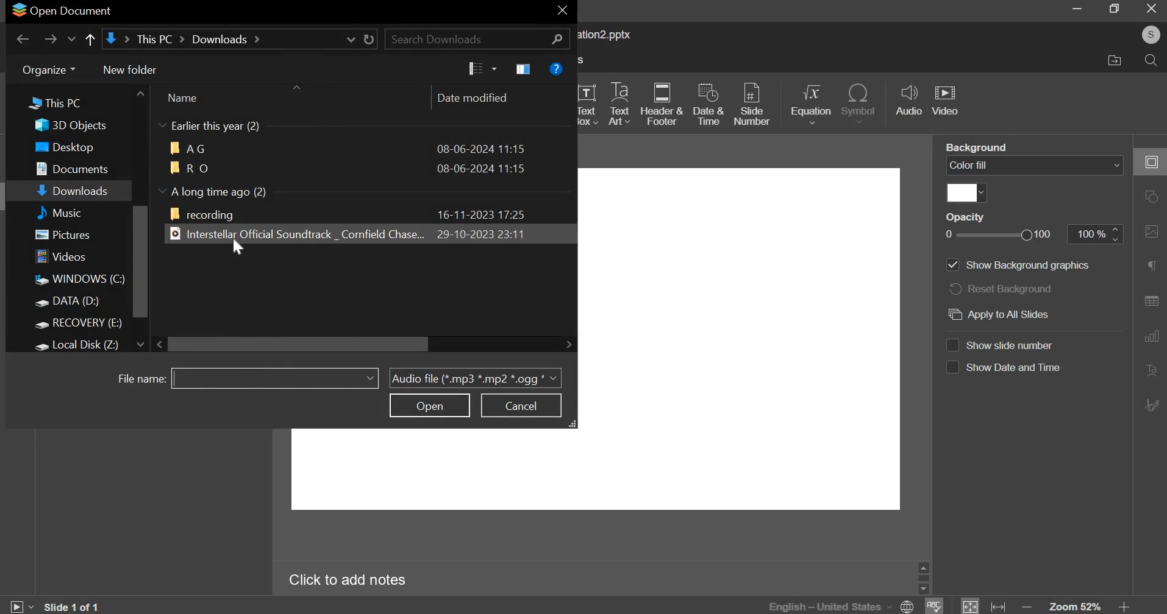 The height and width of the screenshot is (614, 1167). What do you see at coordinates (63, 256) in the screenshot?
I see `Videos` at bounding box center [63, 256].